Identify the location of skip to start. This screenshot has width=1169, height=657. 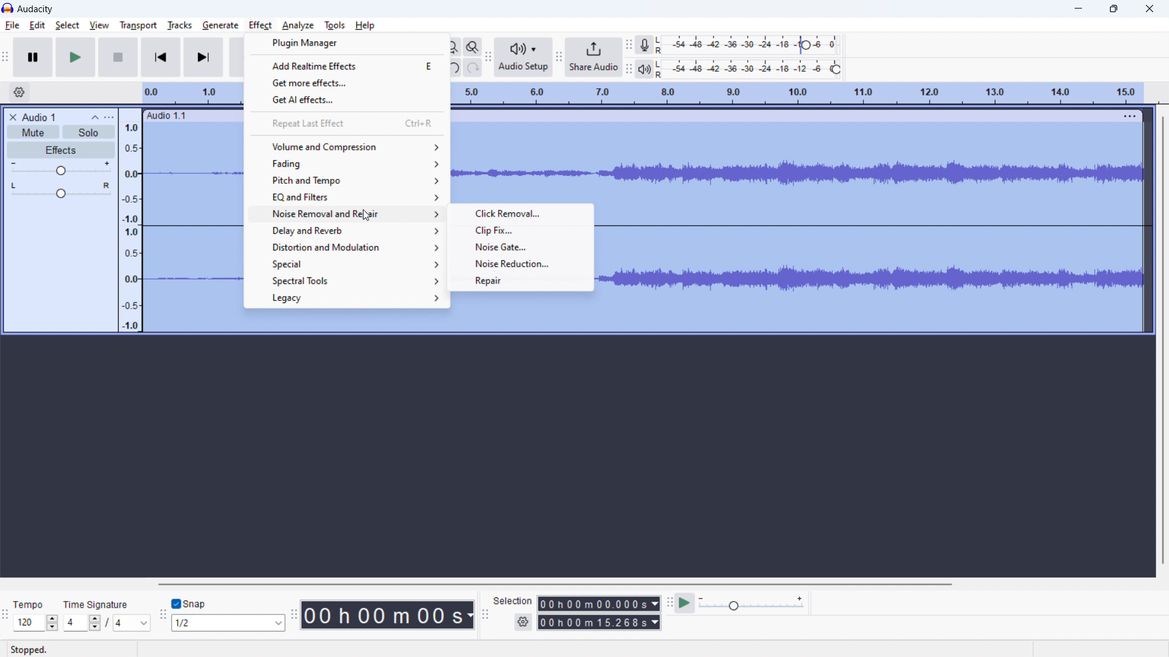
(160, 57).